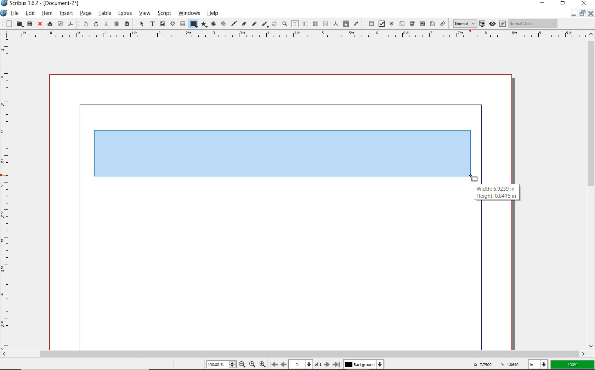 The height and width of the screenshot is (370, 595). I want to click on move to first, so click(273, 364).